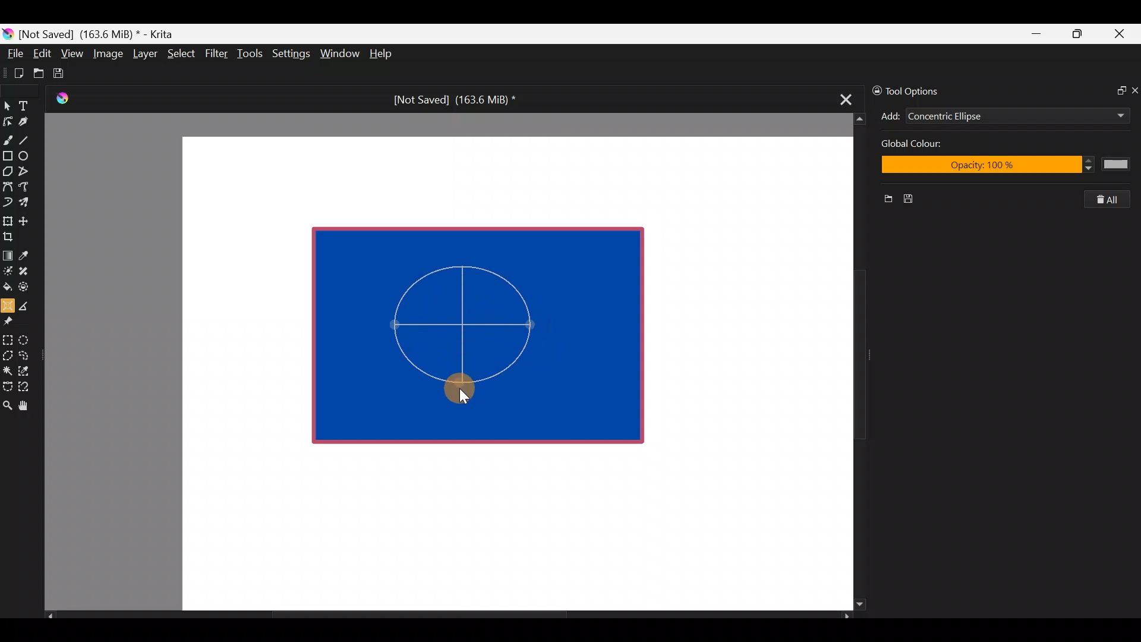 The width and height of the screenshot is (1141, 642). Describe the element at coordinates (455, 333) in the screenshot. I see `Concentric circle drawn on canvas` at that location.